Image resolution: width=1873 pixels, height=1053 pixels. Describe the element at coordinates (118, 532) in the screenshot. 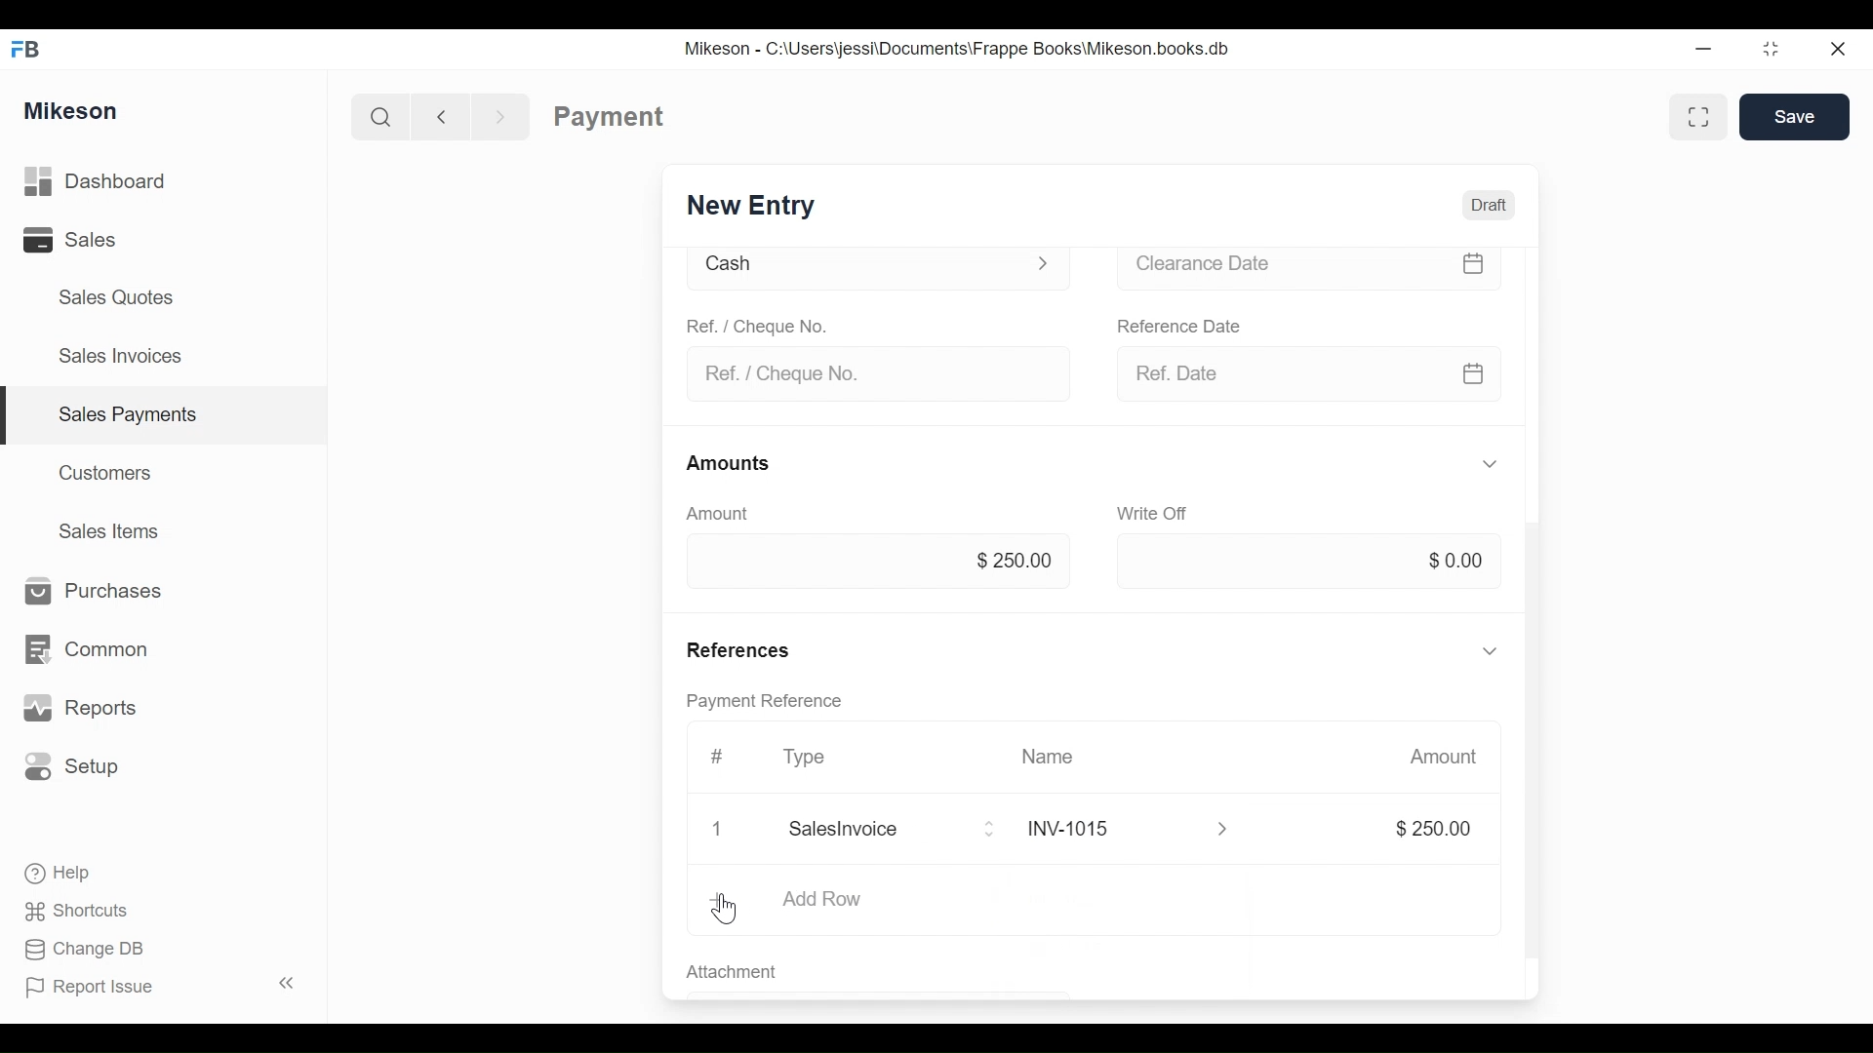

I see `Sales Items` at that location.